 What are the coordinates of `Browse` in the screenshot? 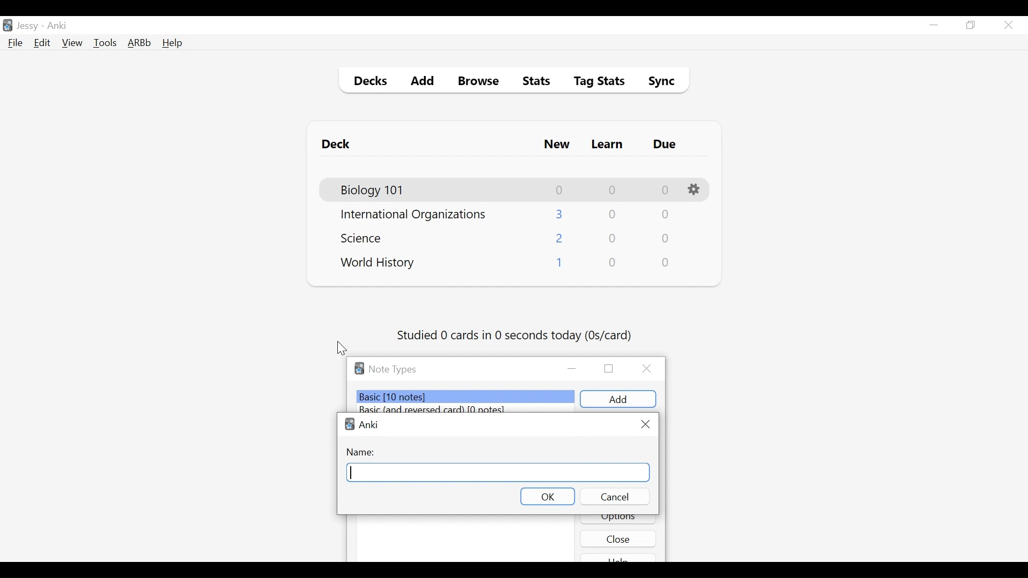 It's located at (480, 82).